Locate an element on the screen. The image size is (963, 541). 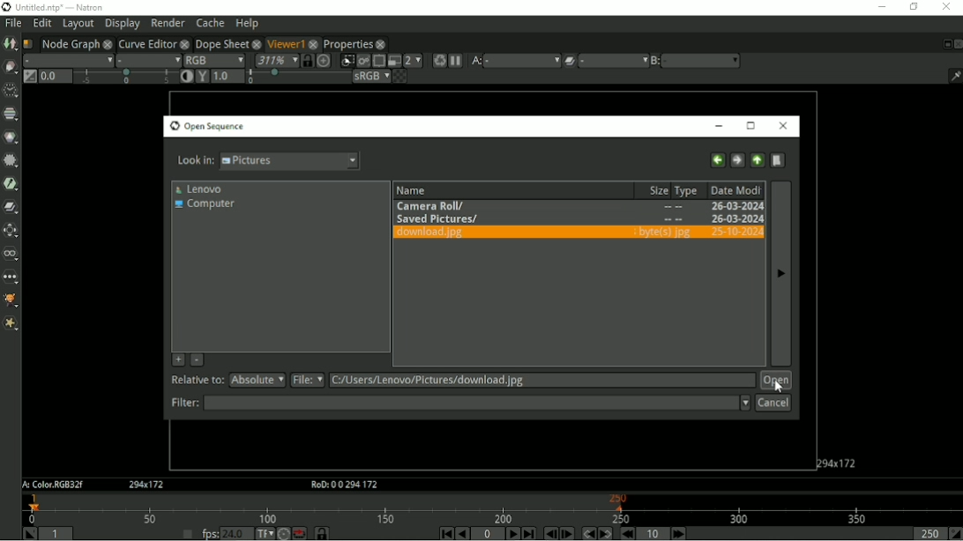
Layout is located at coordinates (78, 24).